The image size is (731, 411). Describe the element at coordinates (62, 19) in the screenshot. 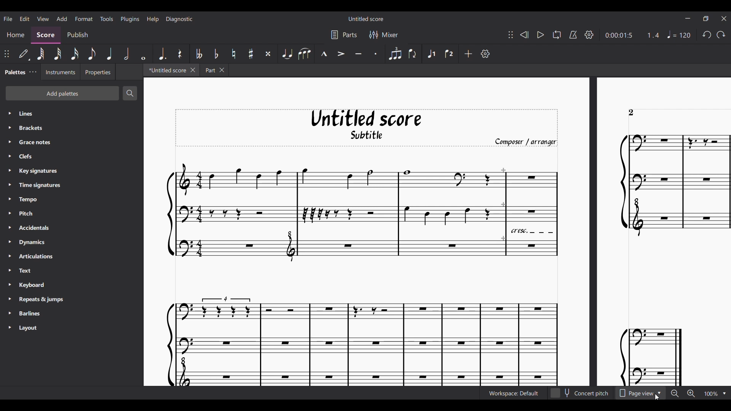

I see `Add menu` at that location.